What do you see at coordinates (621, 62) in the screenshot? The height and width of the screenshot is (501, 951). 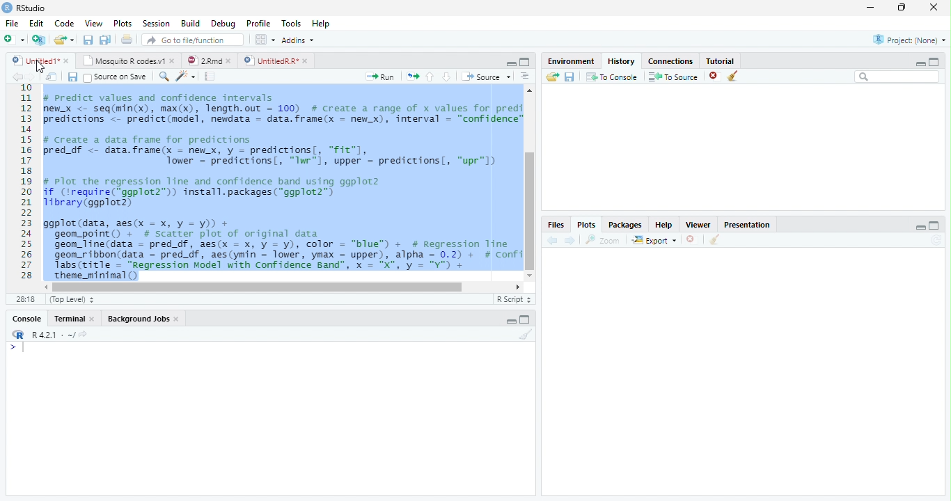 I see `History` at bounding box center [621, 62].